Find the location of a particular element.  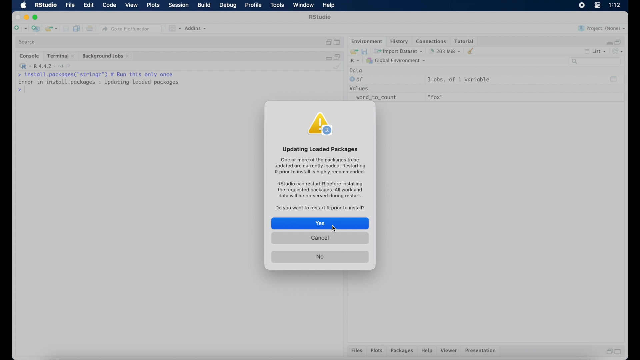

yes is located at coordinates (320, 223).